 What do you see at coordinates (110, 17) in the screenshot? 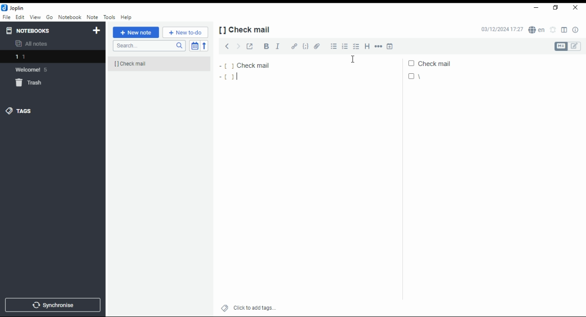
I see `tools` at bounding box center [110, 17].